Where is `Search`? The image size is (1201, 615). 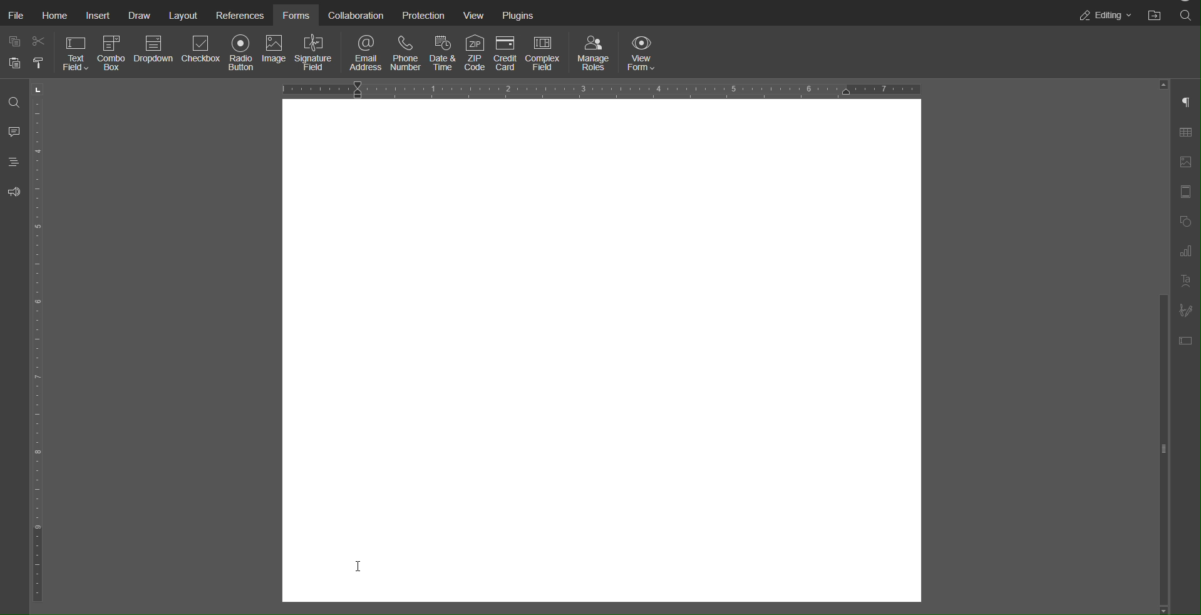 Search is located at coordinates (13, 105).